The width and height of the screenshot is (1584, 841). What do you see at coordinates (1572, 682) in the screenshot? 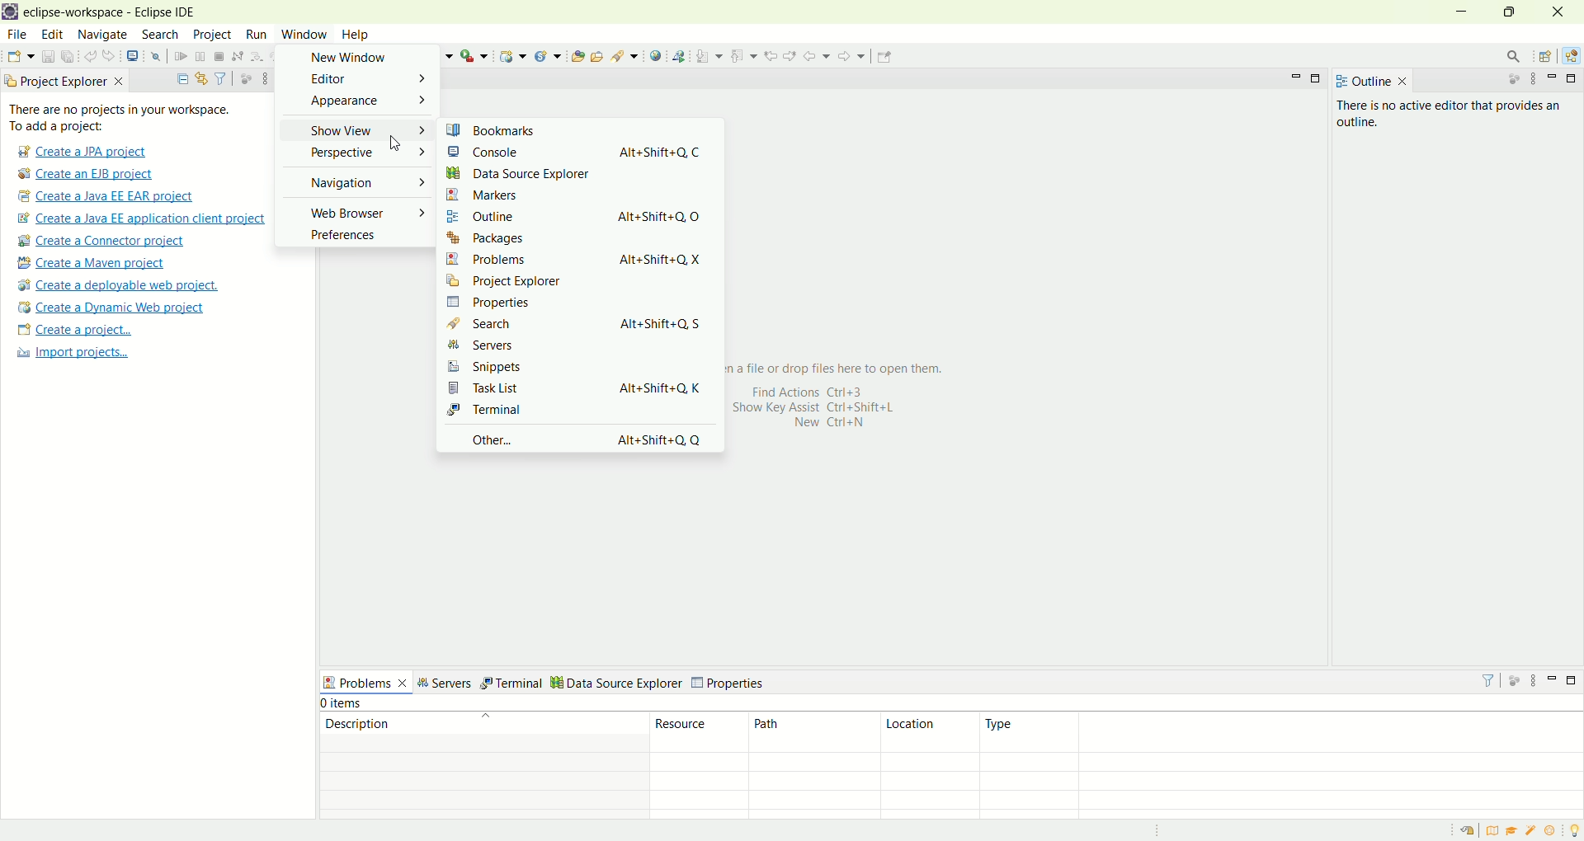
I see `maximize` at bounding box center [1572, 682].